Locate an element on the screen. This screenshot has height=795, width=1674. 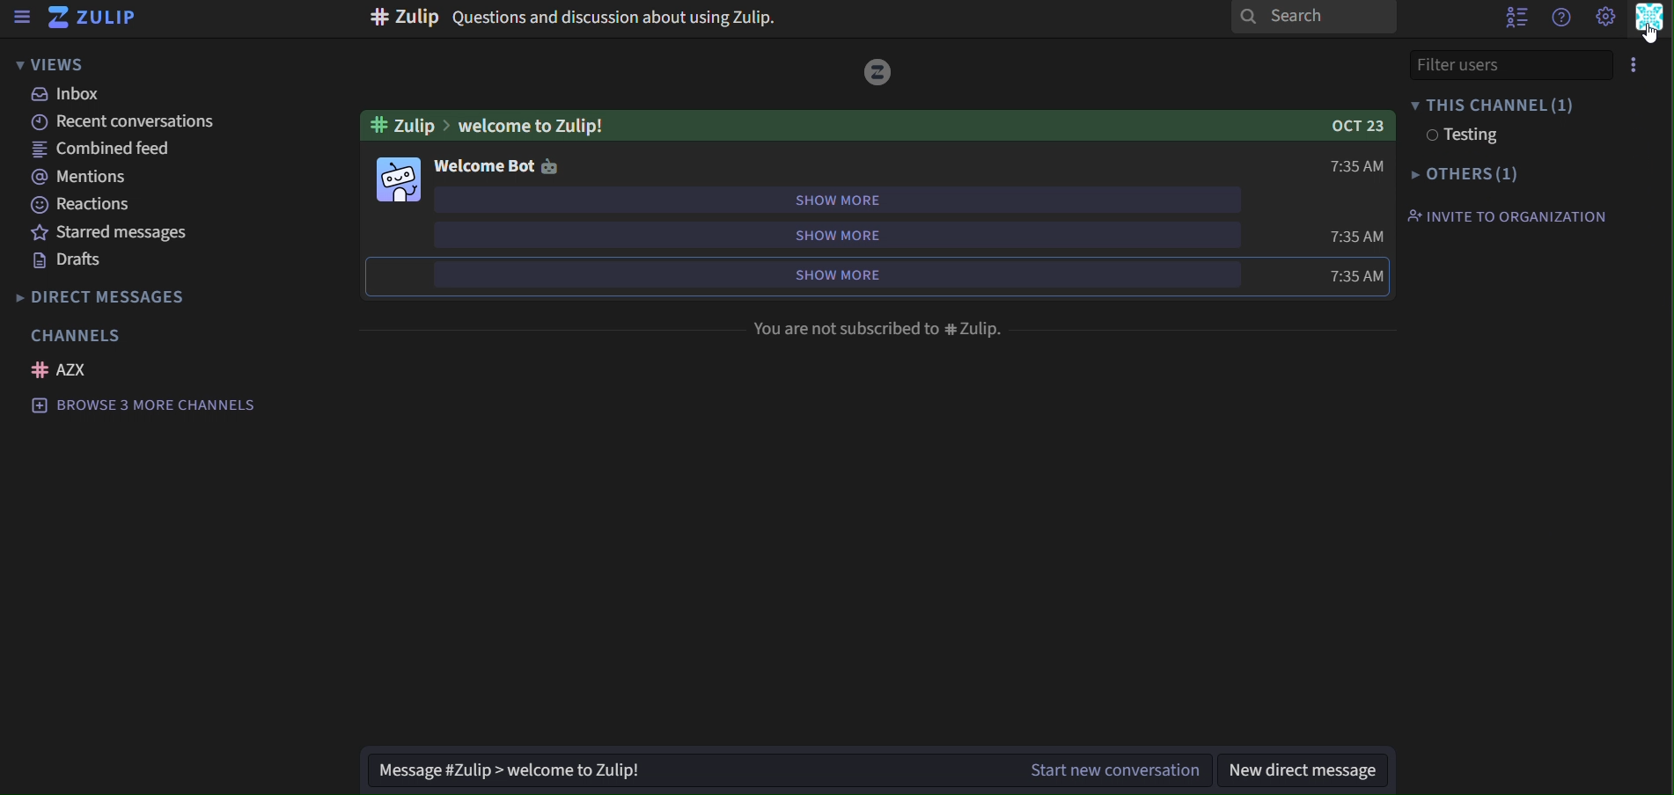
get help is located at coordinates (1560, 19).